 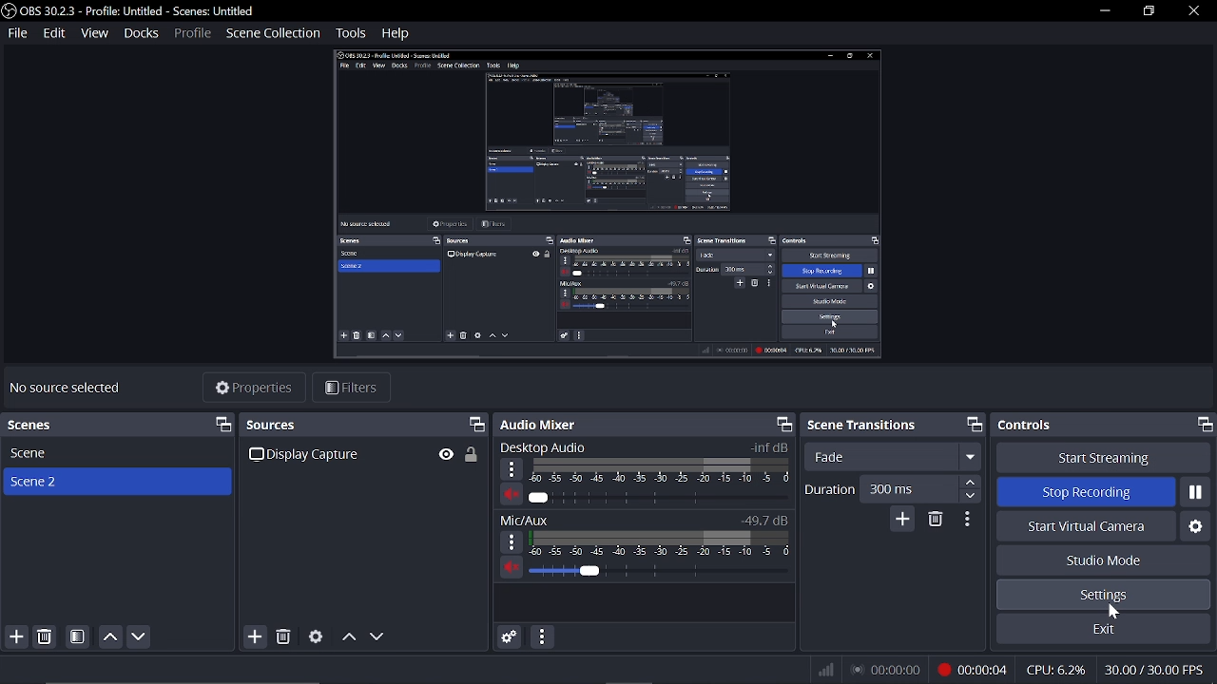 What do you see at coordinates (660, 470) in the screenshot?
I see `desktop audio display` at bounding box center [660, 470].